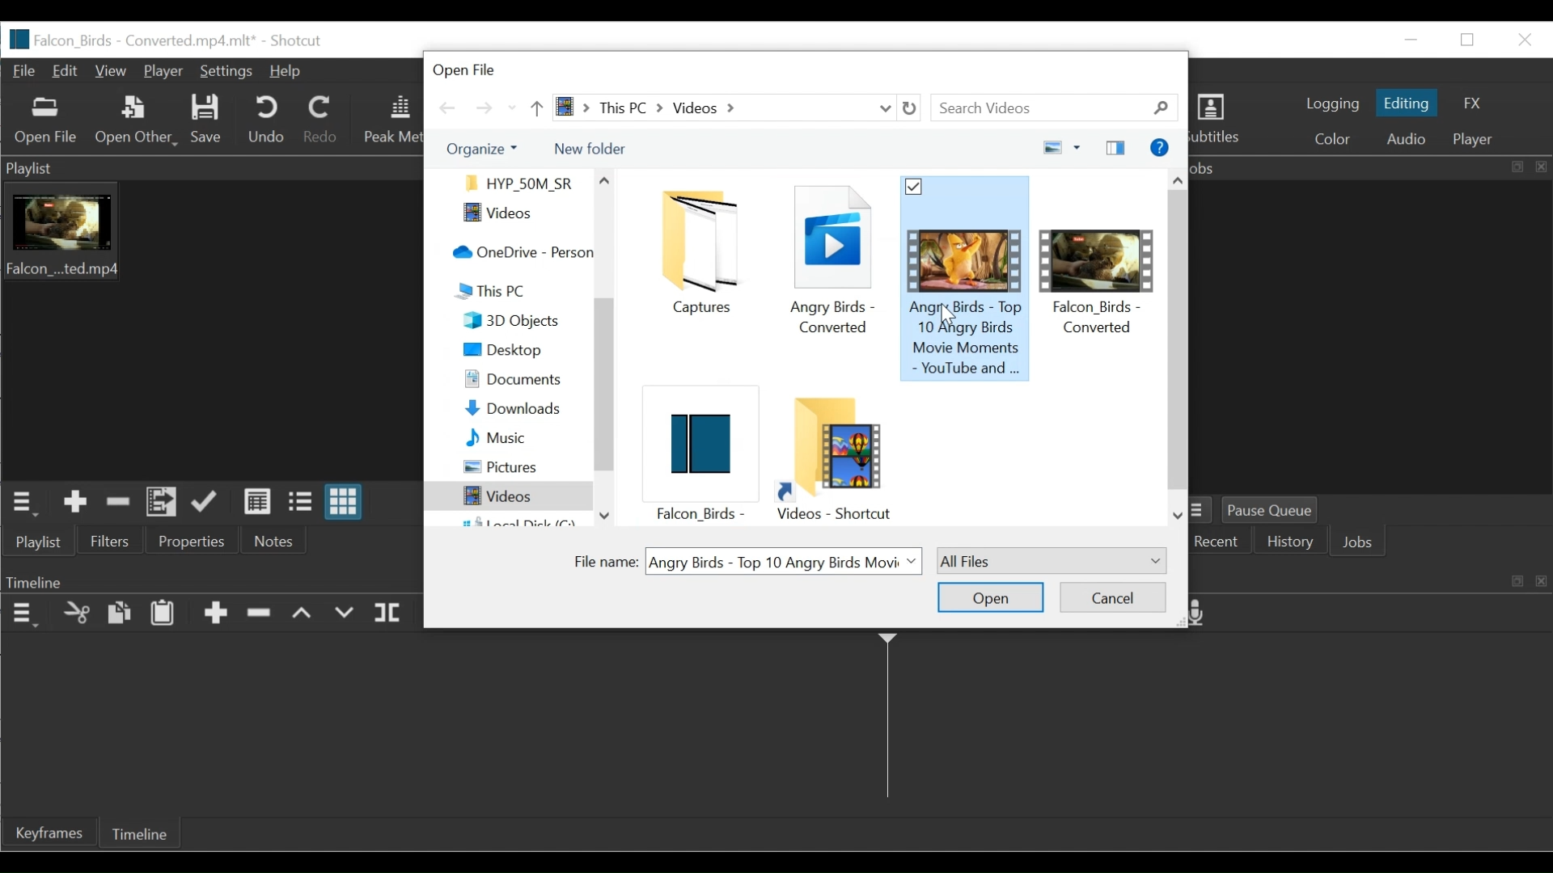 The height and width of the screenshot is (873, 1553). I want to click on Videos, so click(513, 215).